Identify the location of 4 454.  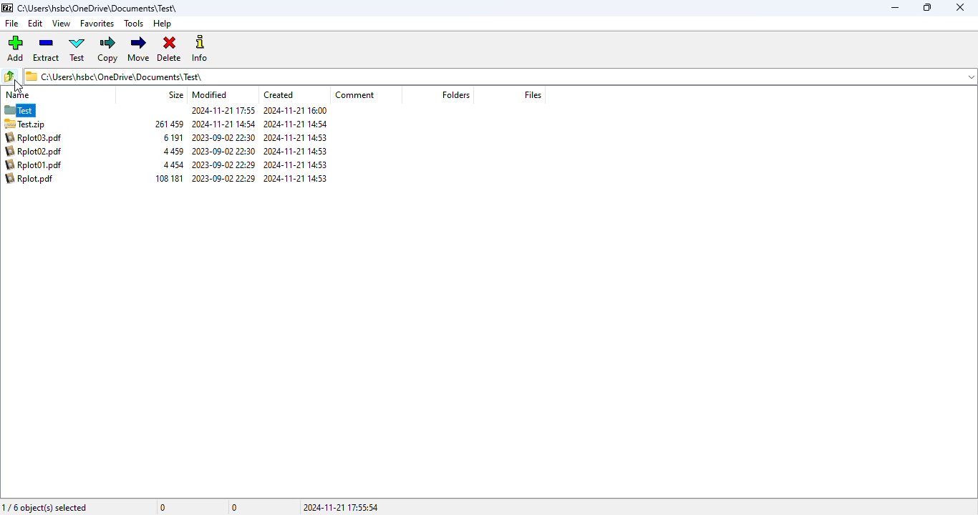
(175, 165).